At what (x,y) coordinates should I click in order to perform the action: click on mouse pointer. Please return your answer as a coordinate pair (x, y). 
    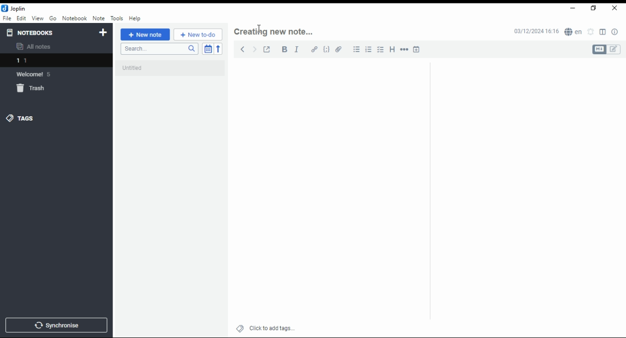
    Looking at the image, I should click on (258, 29).